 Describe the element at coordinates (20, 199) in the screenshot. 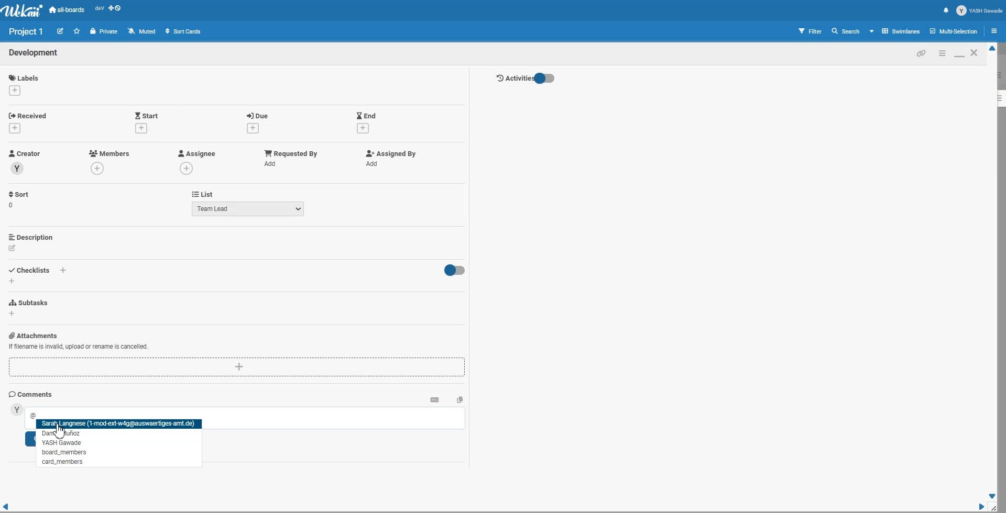

I see `Sort` at that location.